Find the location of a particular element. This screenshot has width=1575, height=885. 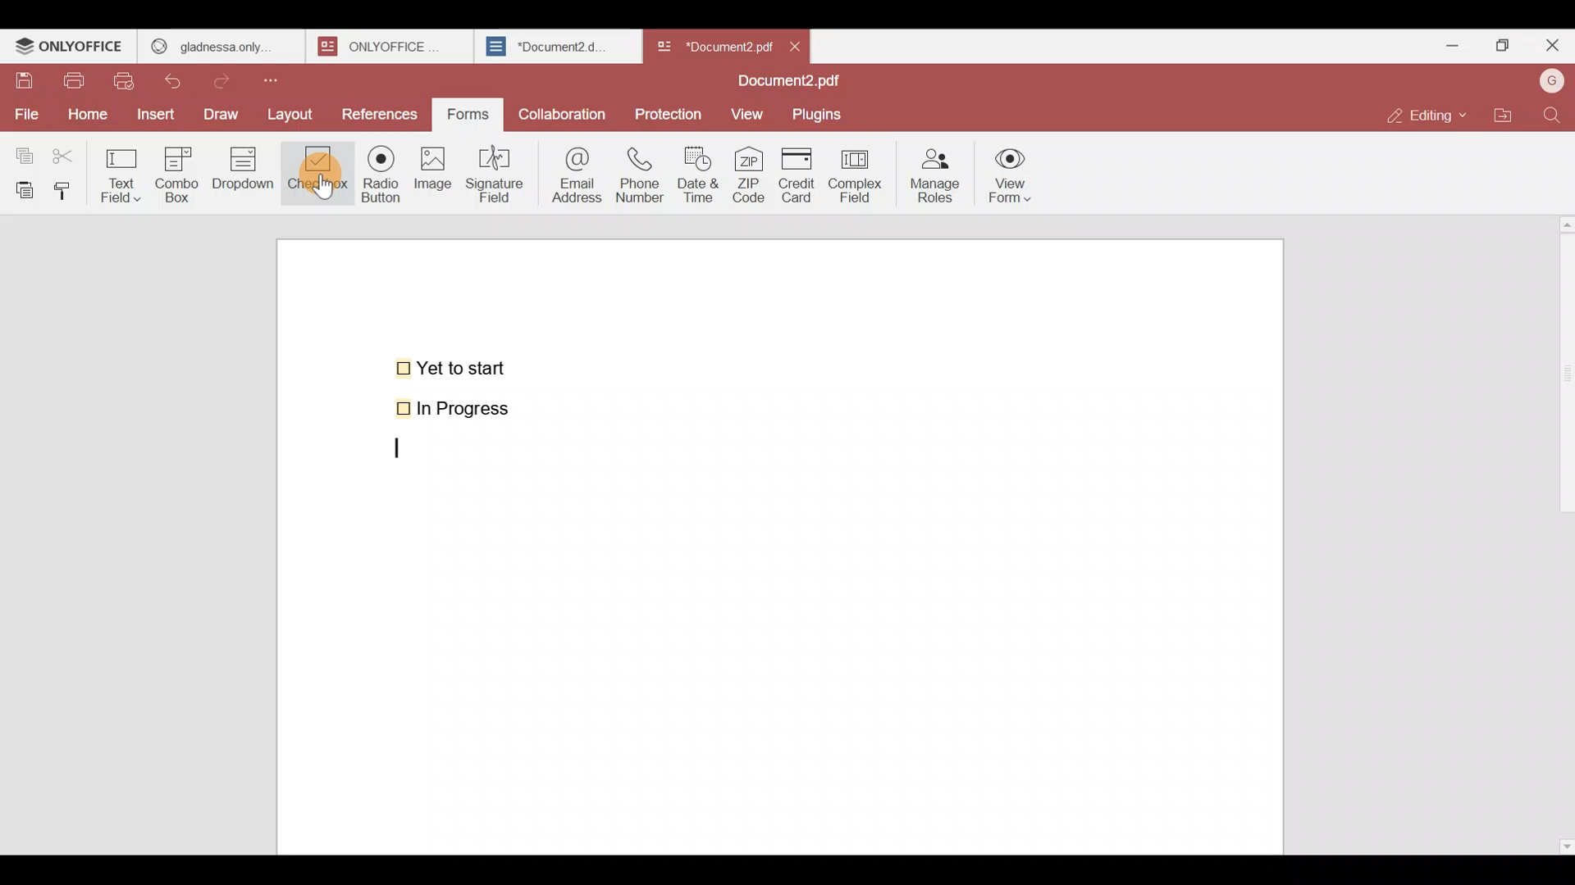

Close is located at coordinates (1551, 48).